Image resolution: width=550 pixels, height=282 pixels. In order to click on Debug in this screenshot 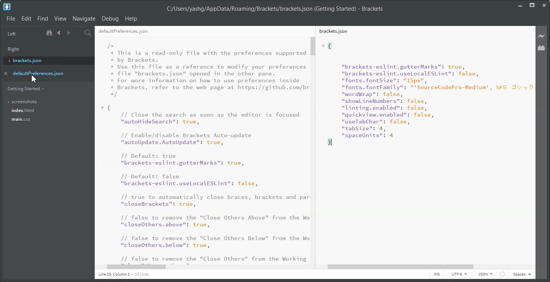, I will do `click(110, 19)`.